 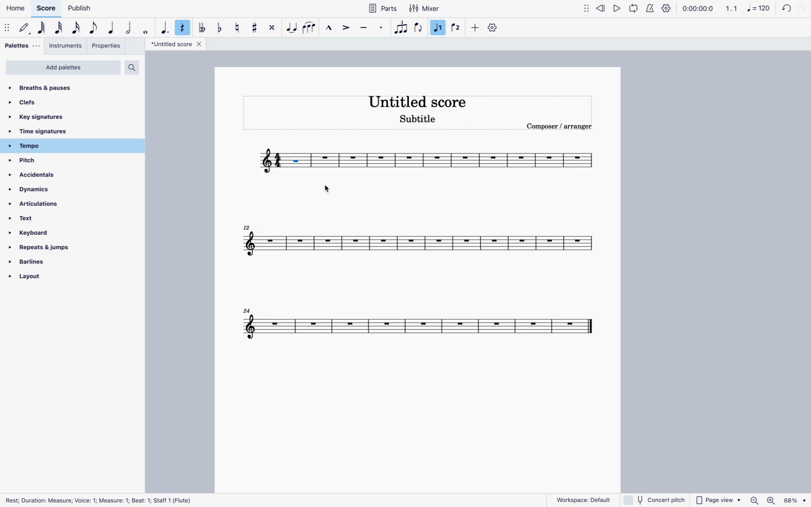 I want to click on augmentative dot, so click(x=165, y=27).